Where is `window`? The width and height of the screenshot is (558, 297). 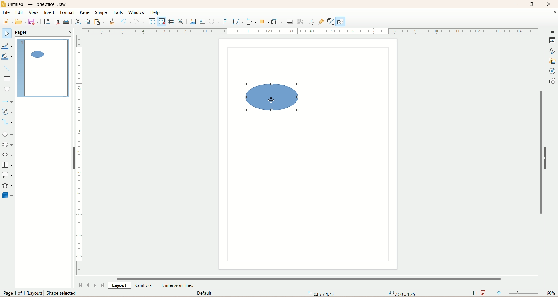 window is located at coordinates (137, 13).